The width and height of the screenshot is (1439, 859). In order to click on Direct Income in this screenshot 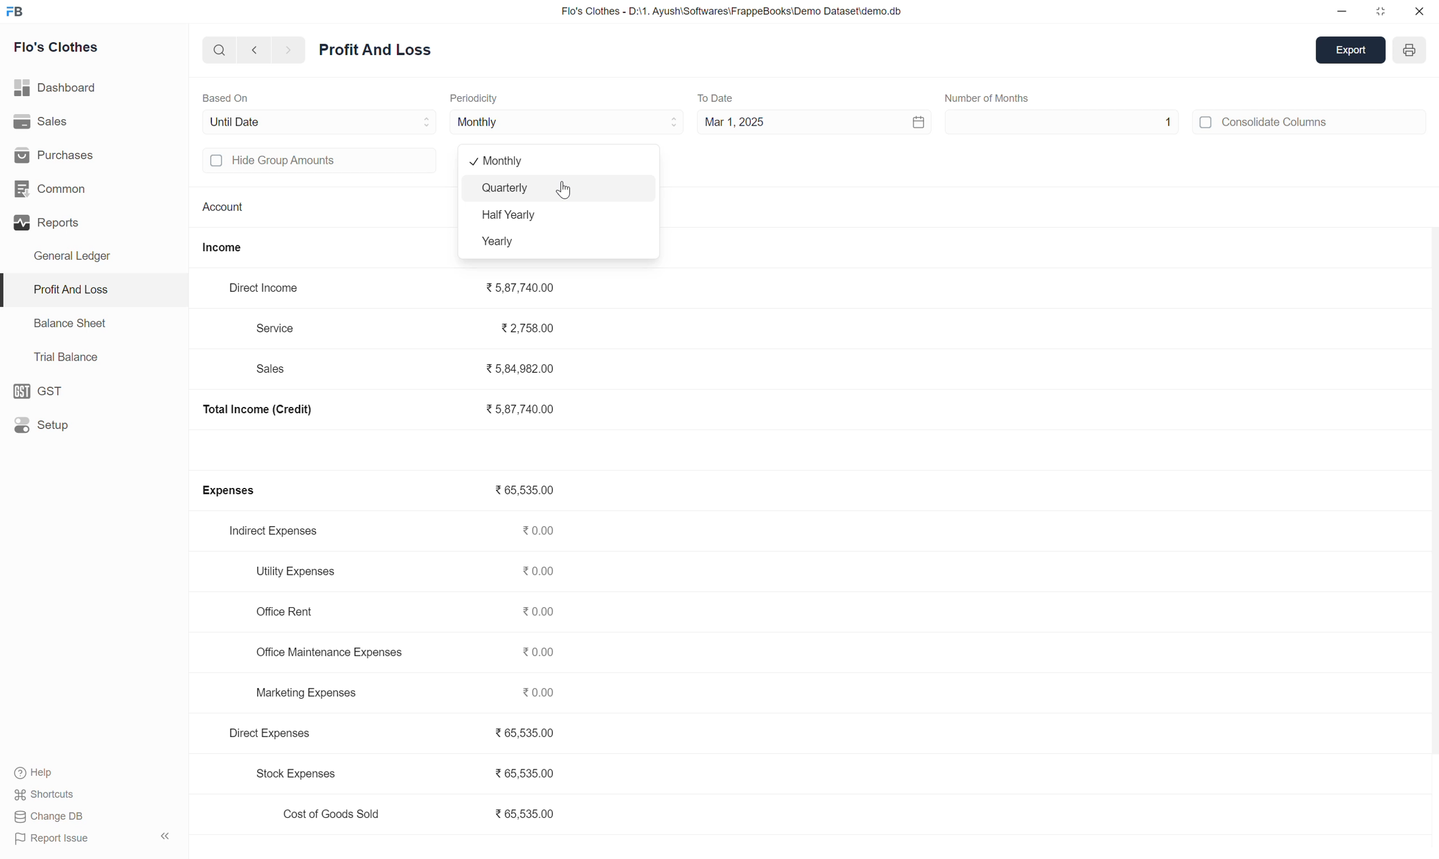, I will do `click(268, 287)`.